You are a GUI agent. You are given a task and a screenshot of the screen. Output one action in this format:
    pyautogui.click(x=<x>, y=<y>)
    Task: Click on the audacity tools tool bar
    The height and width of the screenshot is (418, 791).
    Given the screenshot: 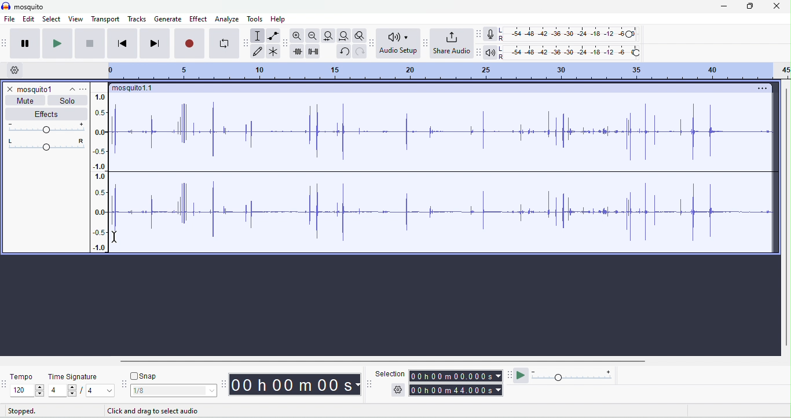 What is the action you would take?
    pyautogui.click(x=247, y=43)
    